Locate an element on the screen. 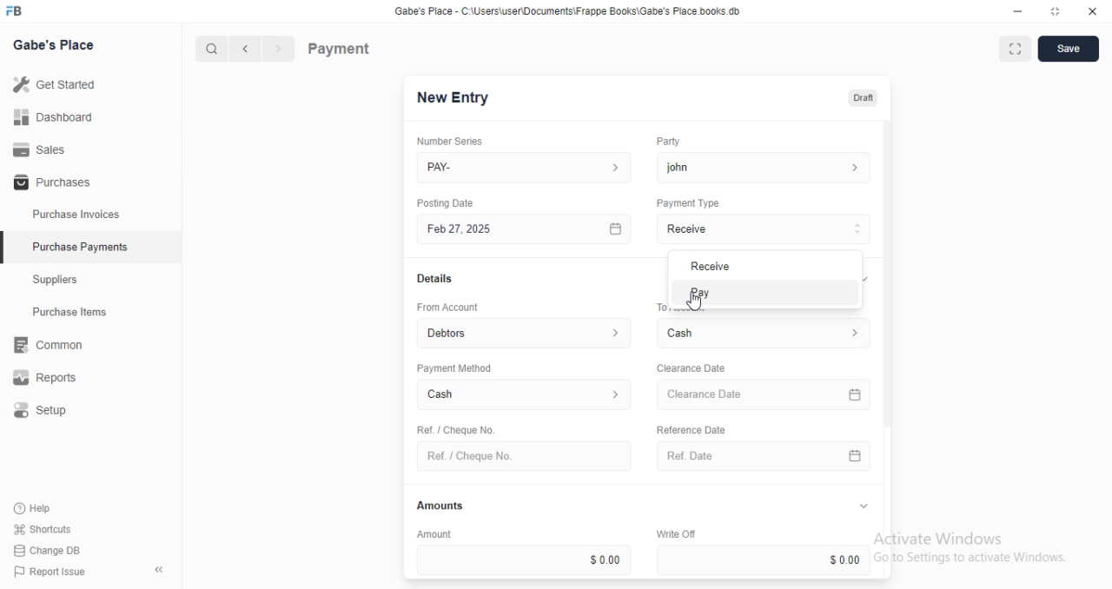 The width and height of the screenshot is (1112, 589). navigate backward is located at coordinates (248, 50).